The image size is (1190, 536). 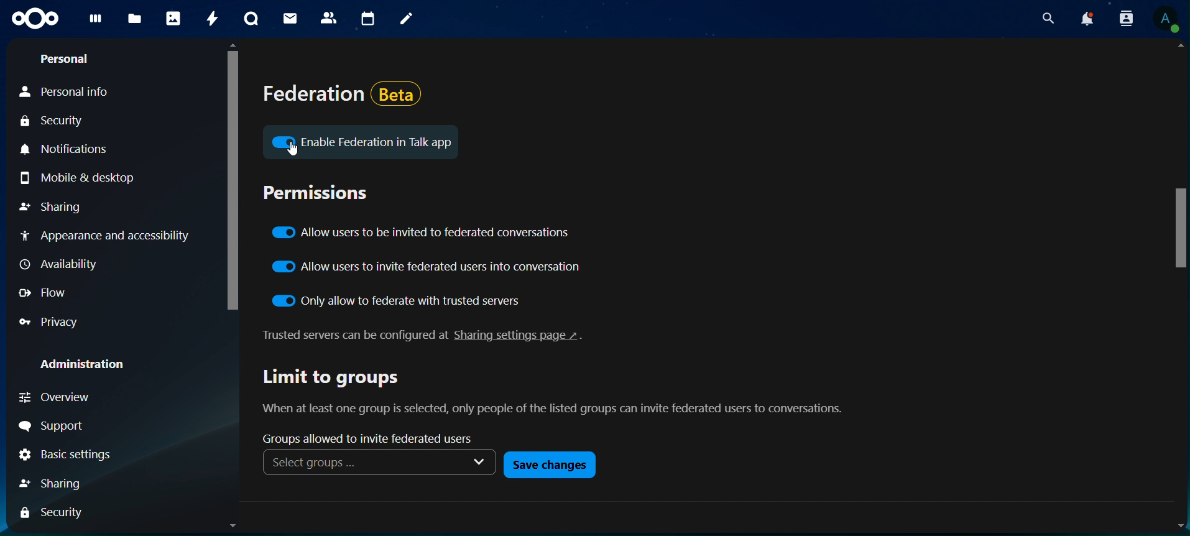 I want to click on Sharing, so click(x=54, y=484).